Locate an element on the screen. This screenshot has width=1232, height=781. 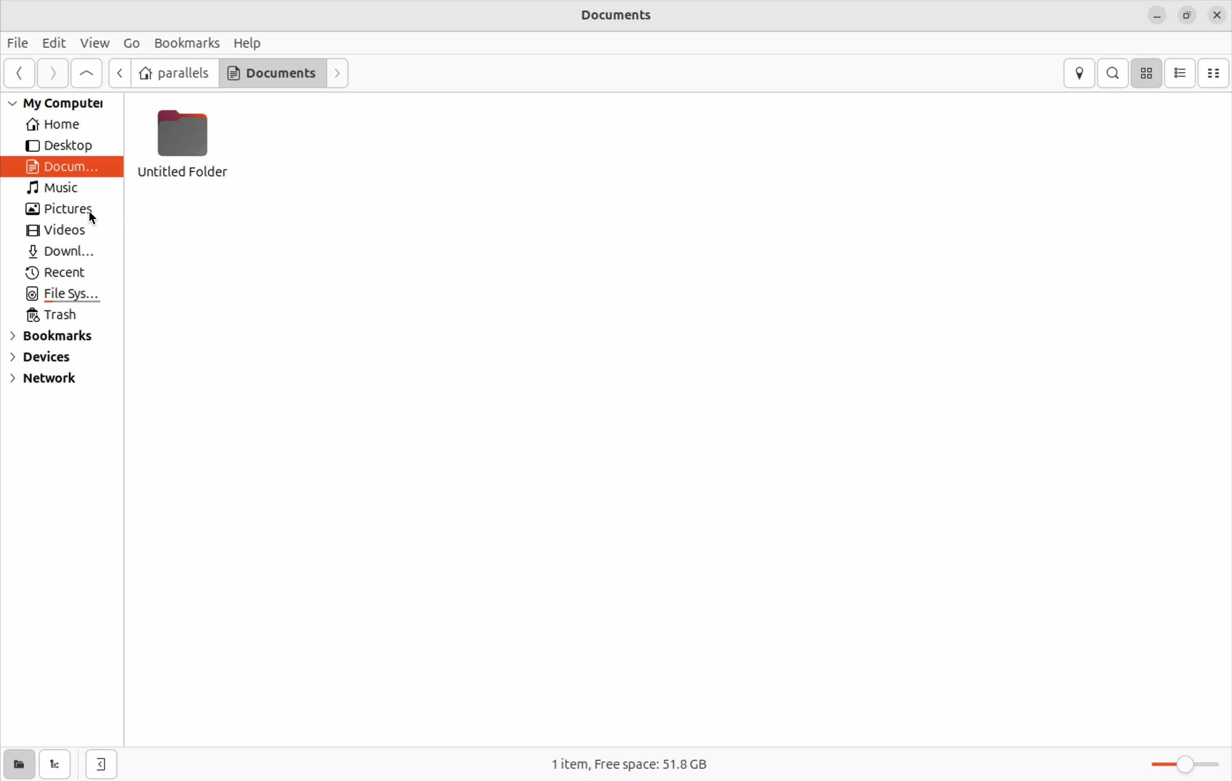
show tree view is located at coordinates (54, 764).